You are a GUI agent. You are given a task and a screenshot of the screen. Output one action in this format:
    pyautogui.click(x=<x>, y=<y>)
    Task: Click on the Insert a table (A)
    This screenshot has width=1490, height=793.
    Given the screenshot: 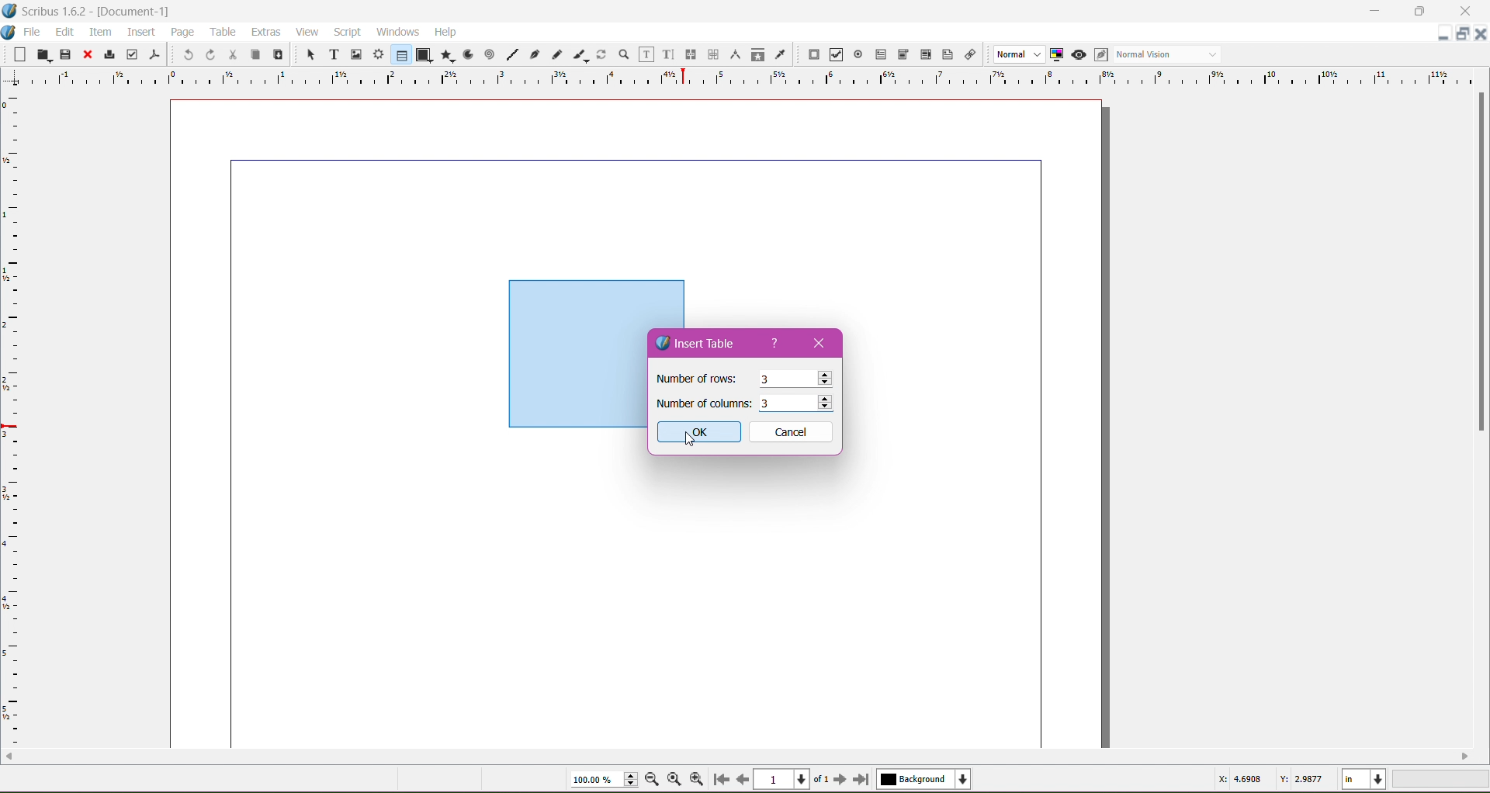 What is the action you would take?
    pyautogui.click(x=43, y=778)
    